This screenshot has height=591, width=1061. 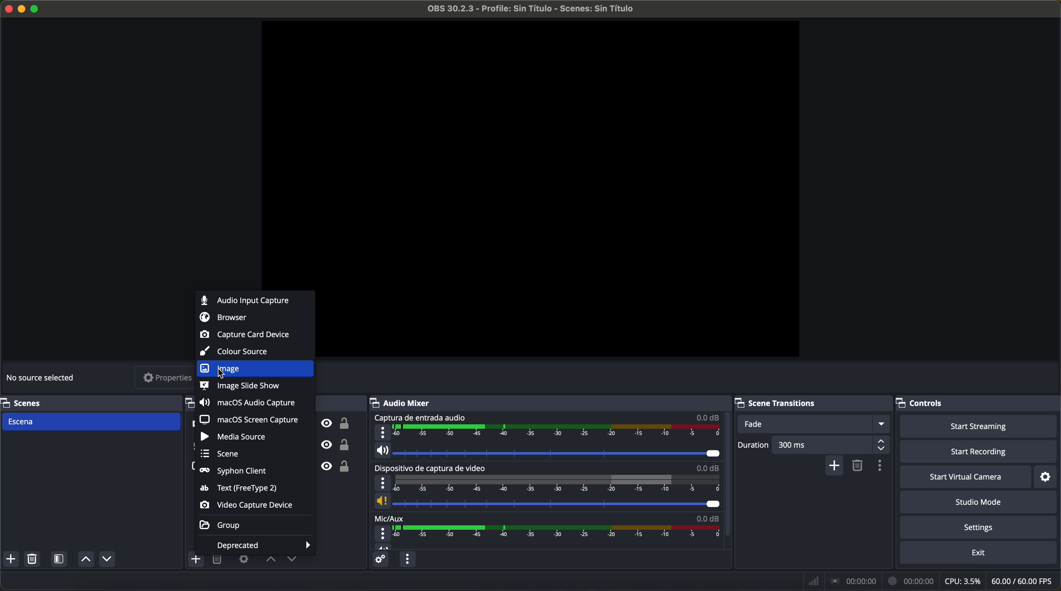 I want to click on mic/aux, so click(x=390, y=518).